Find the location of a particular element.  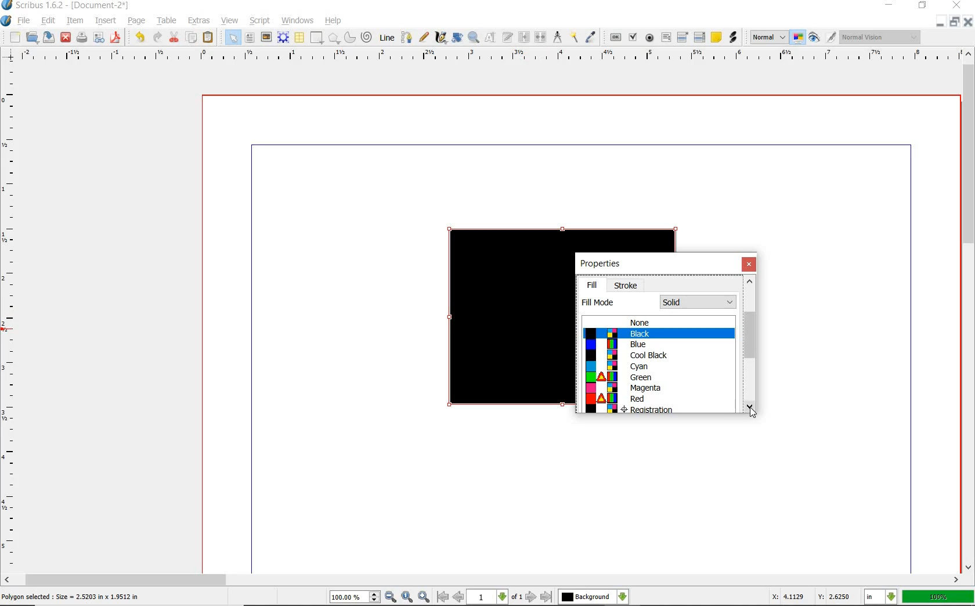

rotate item is located at coordinates (458, 37).